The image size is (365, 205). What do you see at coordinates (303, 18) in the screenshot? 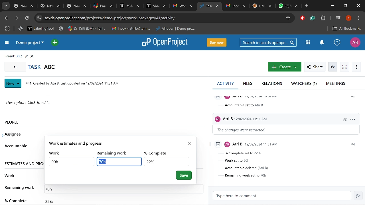
I see `Addblock` at bounding box center [303, 18].